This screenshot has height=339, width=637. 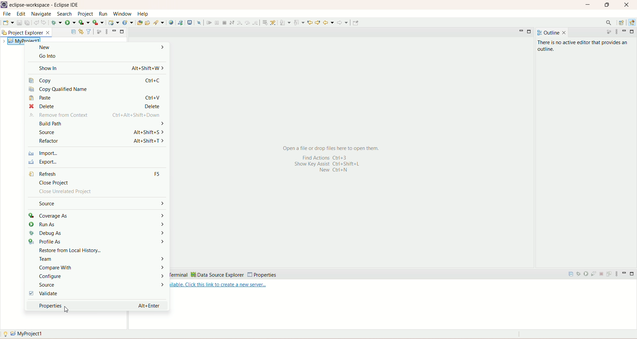 What do you see at coordinates (98, 204) in the screenshot?
I see `source` at bounding box center [98, 204].